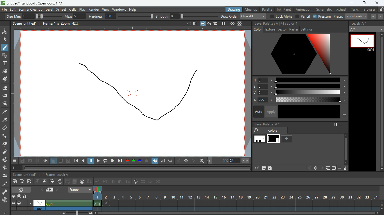 The height and width of the screenshot is (215, 384). Describe the element at coordinates (382, 204) in the screenshot. I see `scroll` at that location.